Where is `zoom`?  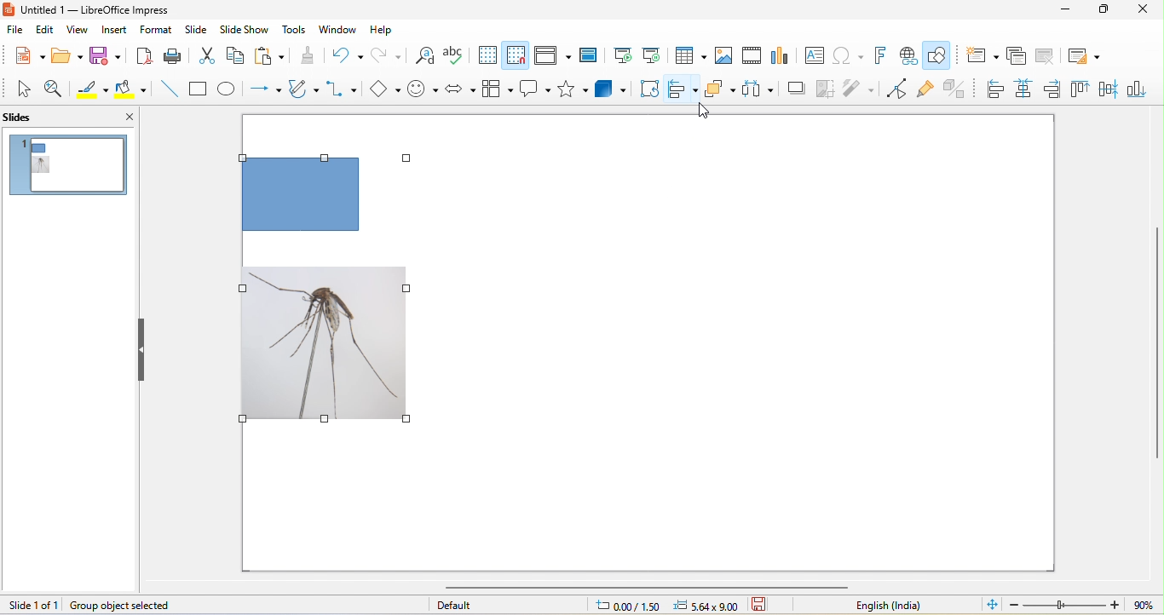 zoom is located at coordinates (1082, 604).